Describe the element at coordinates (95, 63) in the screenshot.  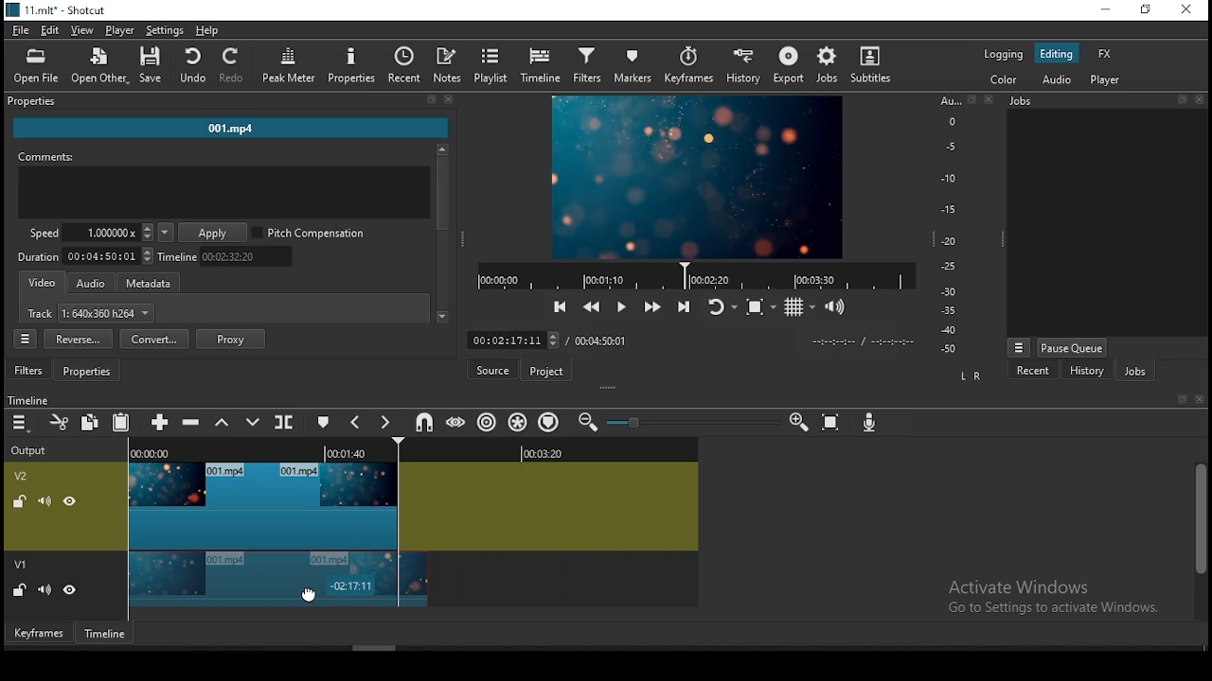
I see `open other` at that location.